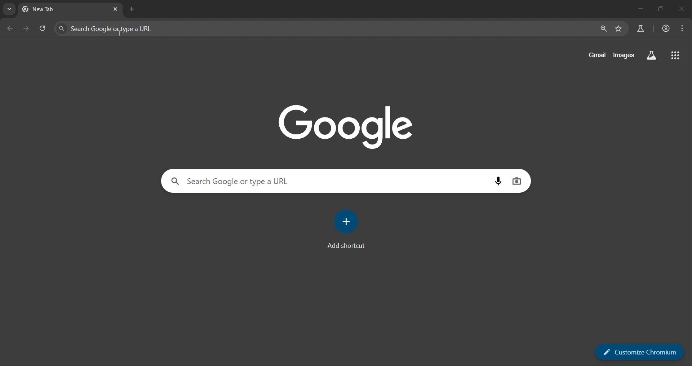 Image resolution: width=692 pixels, height=366 pixels. I want to click on current page, so click(50, 9).